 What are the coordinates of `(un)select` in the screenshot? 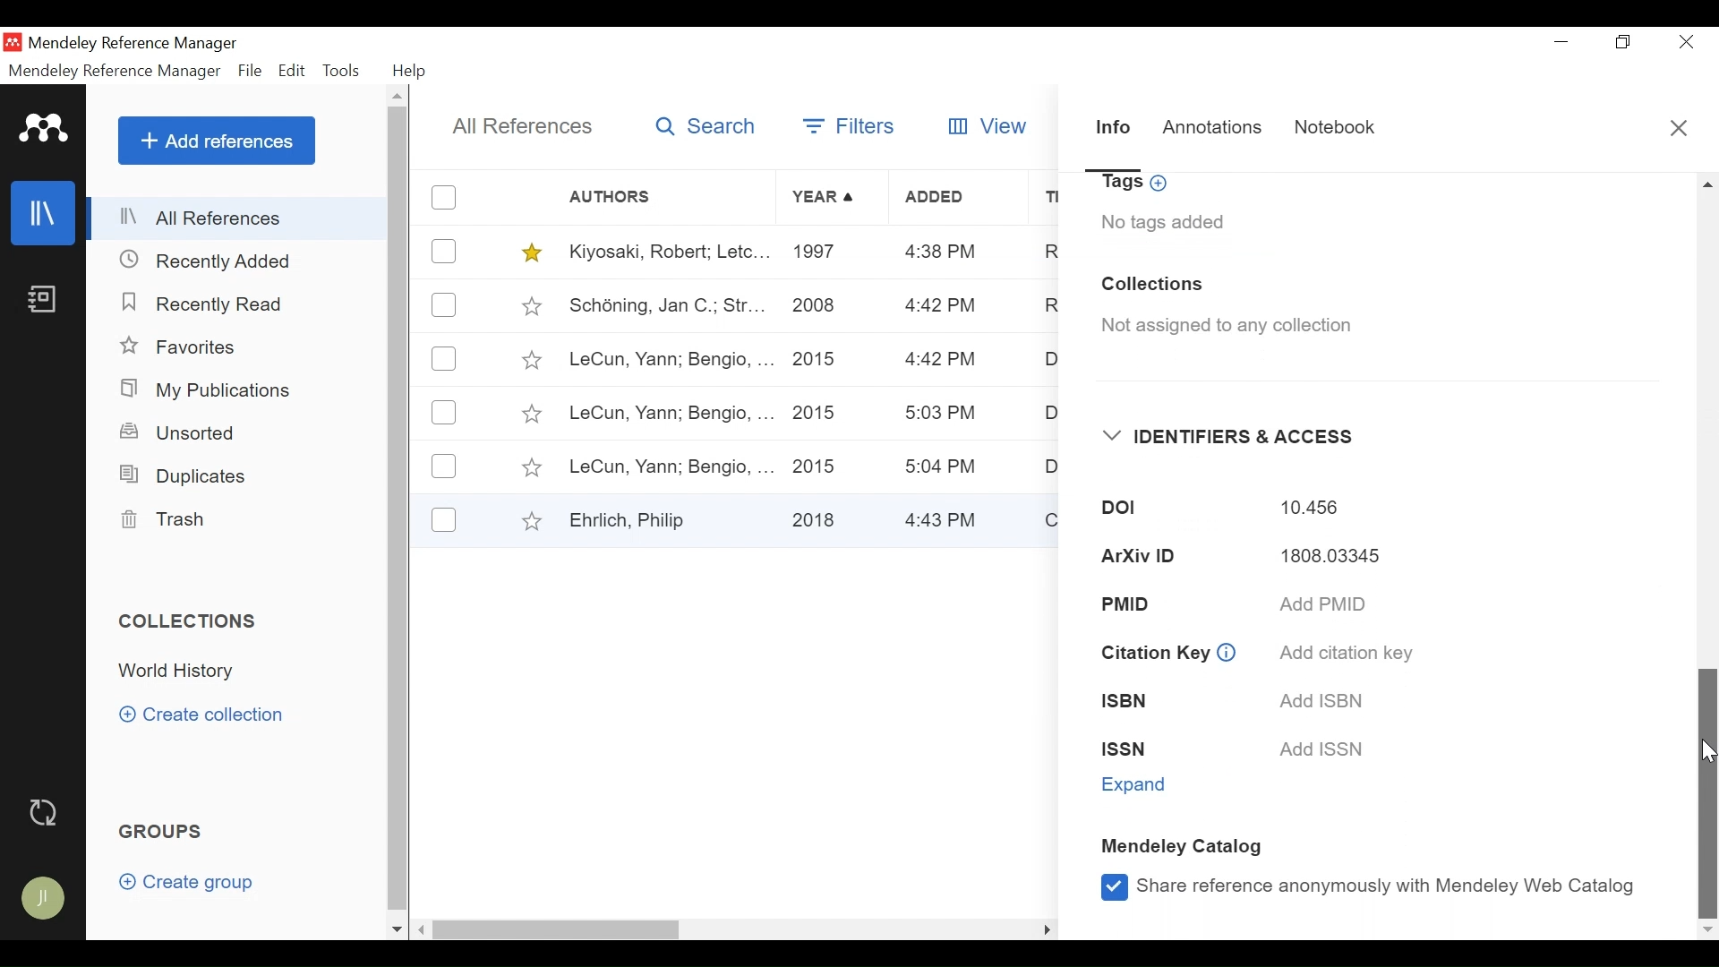 It's located at (444, 519).